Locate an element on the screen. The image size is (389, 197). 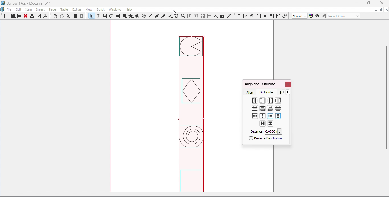
File is located at coordinates (9, 10).